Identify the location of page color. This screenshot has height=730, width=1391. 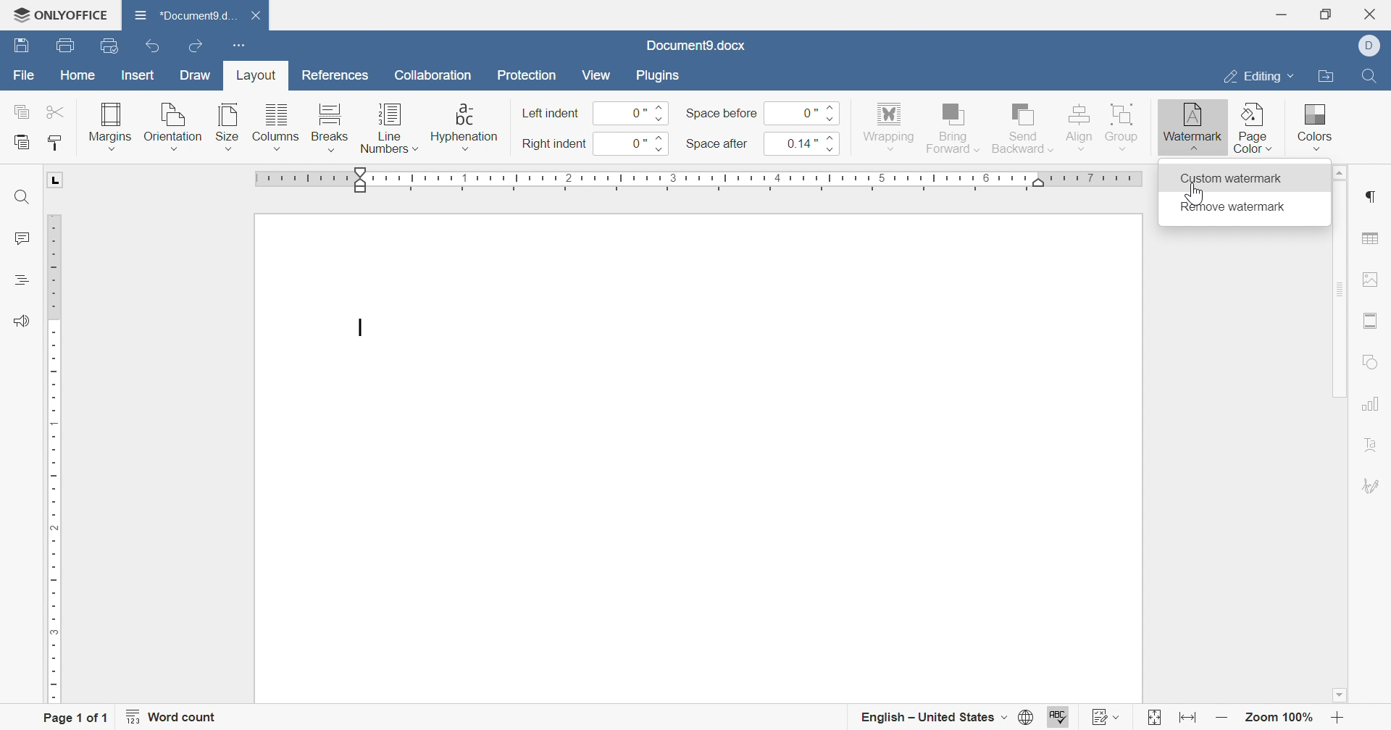
(1254, 127).